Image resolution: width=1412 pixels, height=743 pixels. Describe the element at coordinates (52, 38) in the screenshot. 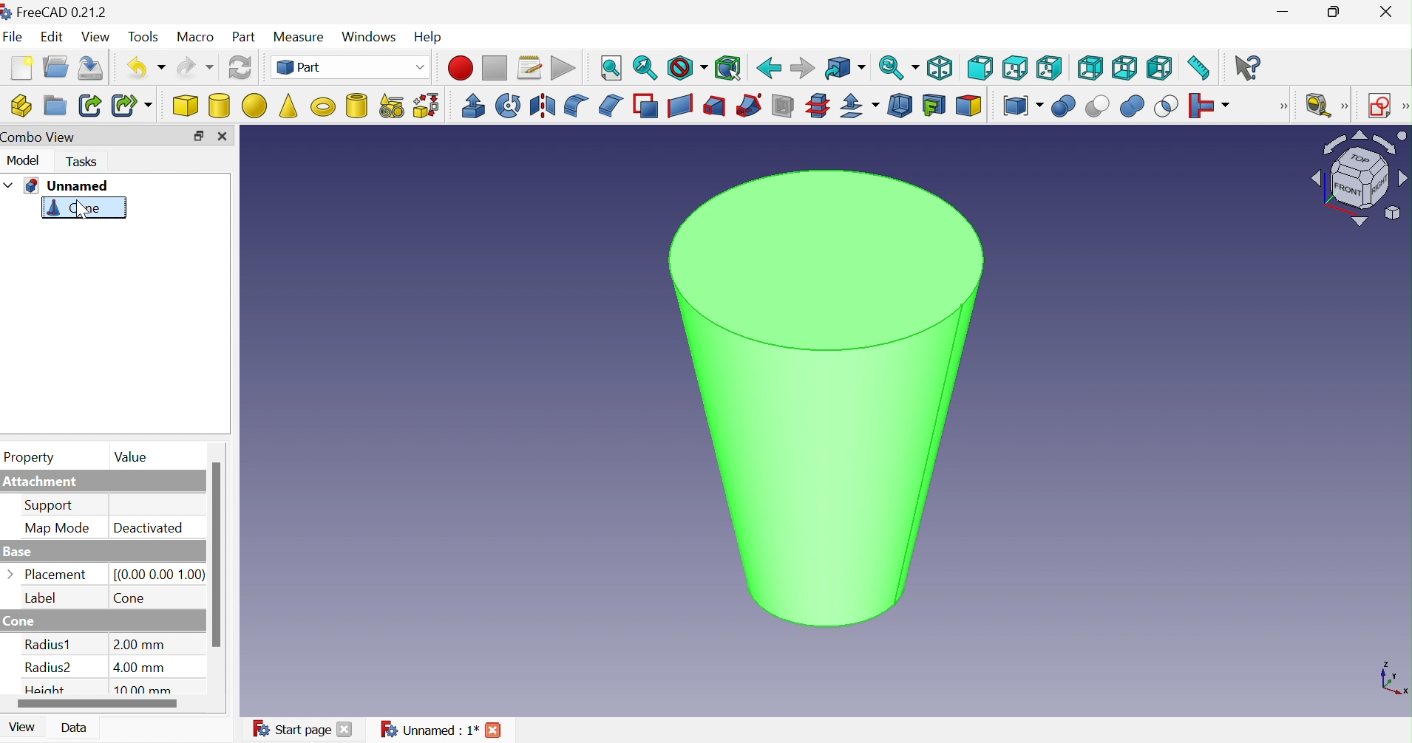

I see `Edit` at that location.